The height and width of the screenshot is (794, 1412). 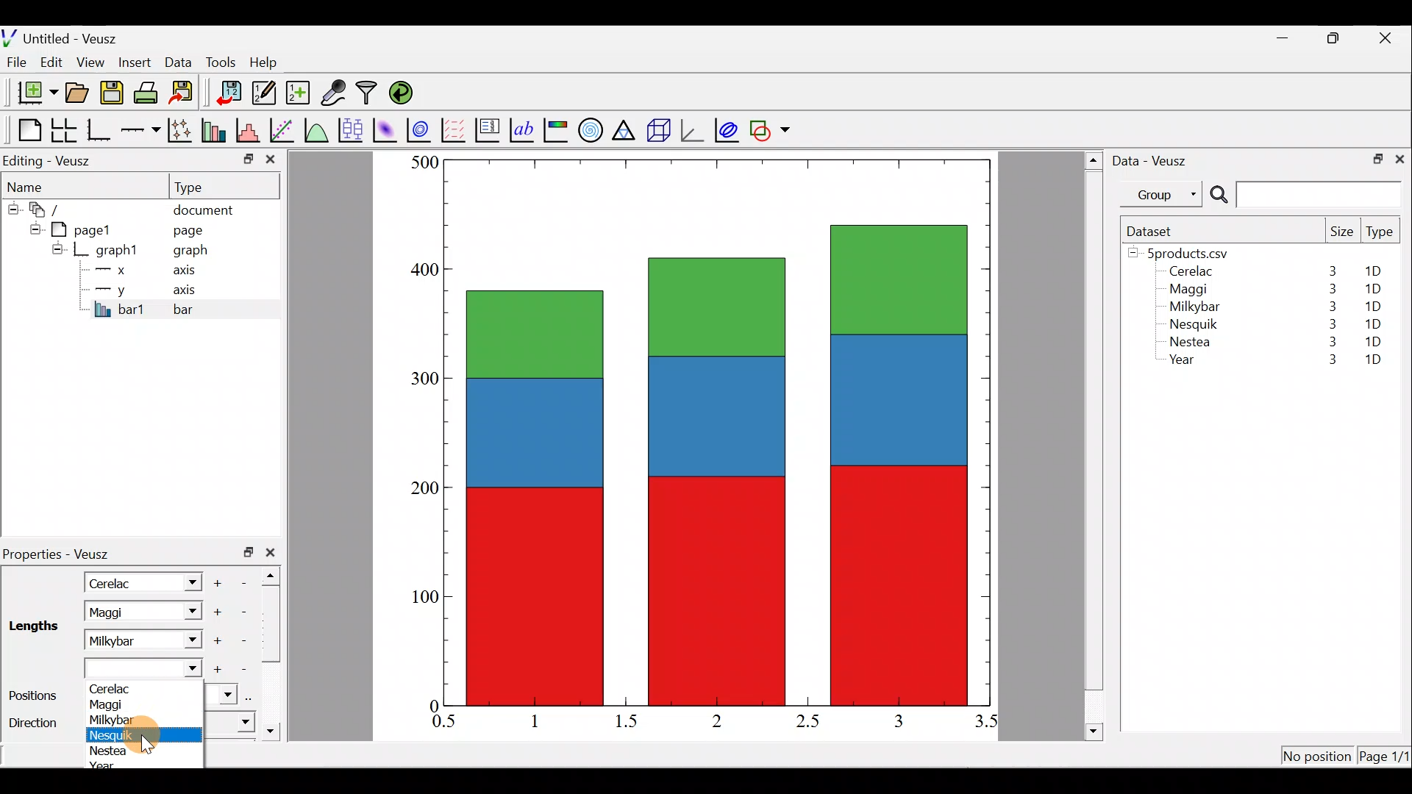 What do you see at coordinates (728, 129) in the screenshot?
I see `plot covariance ellipses` at bounding box center [728, 129].